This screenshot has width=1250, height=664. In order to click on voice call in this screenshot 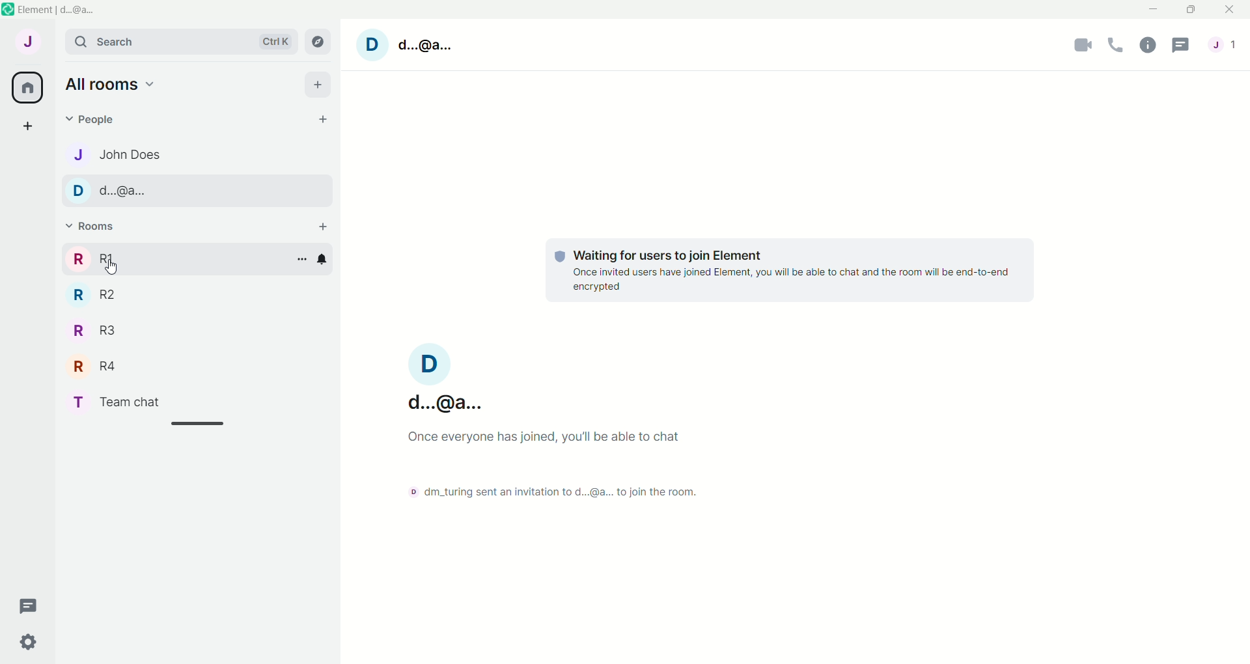, I will do `click(1116, 46)`.